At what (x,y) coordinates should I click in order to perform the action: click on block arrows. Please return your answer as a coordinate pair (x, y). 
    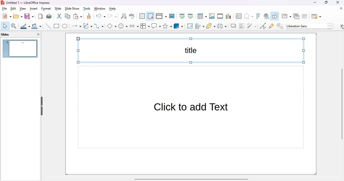
    Looking at the image, I should click on (134, 26).